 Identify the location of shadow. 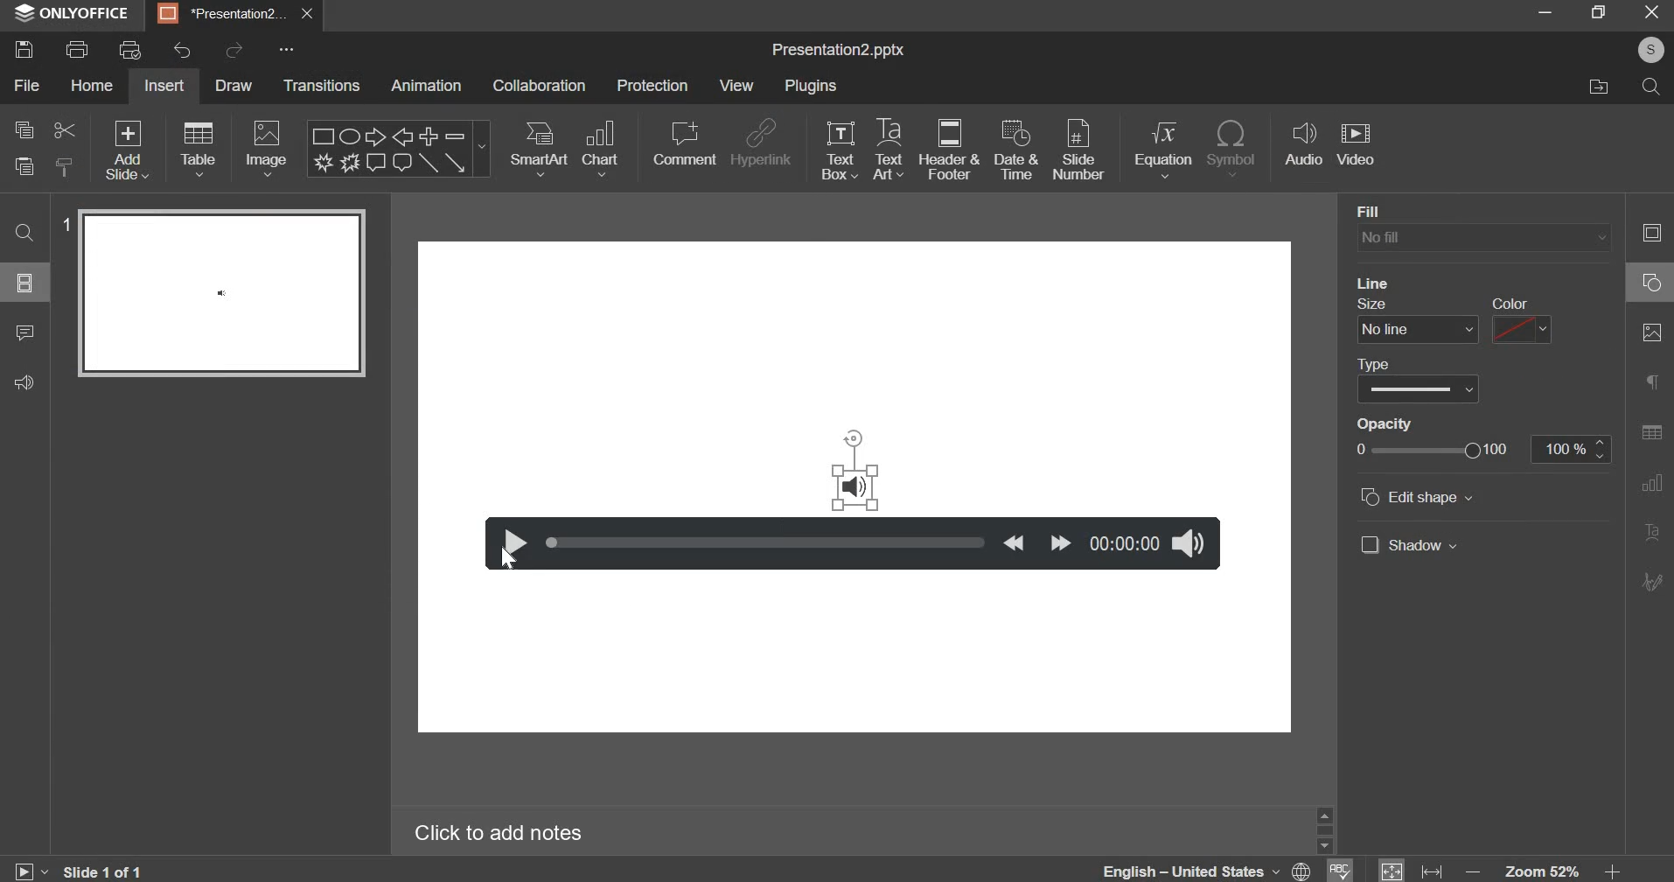
(1410, 544).